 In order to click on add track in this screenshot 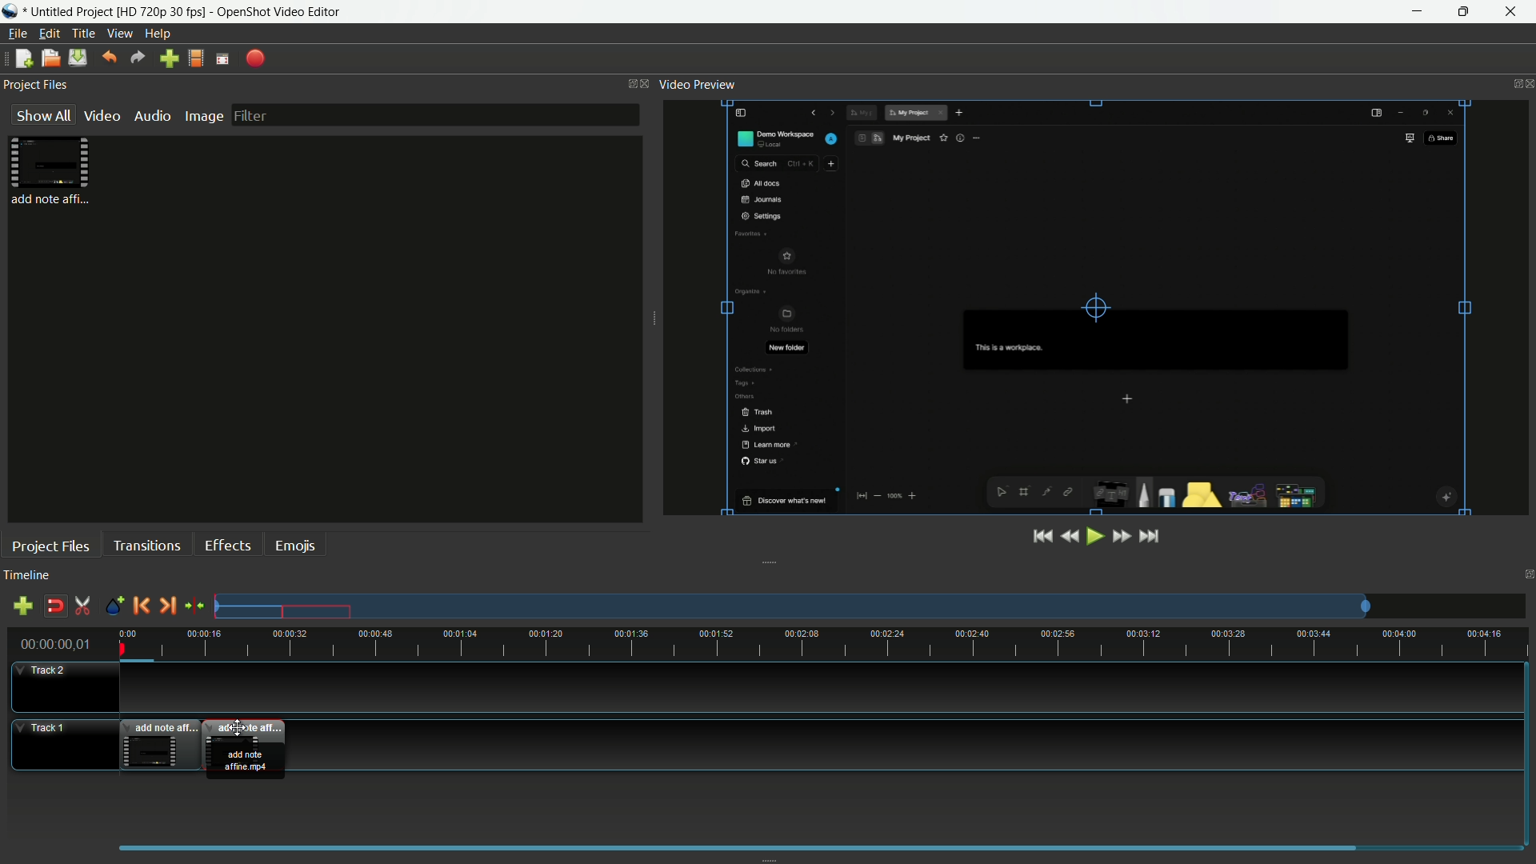, I will do `click(22, 605)`.